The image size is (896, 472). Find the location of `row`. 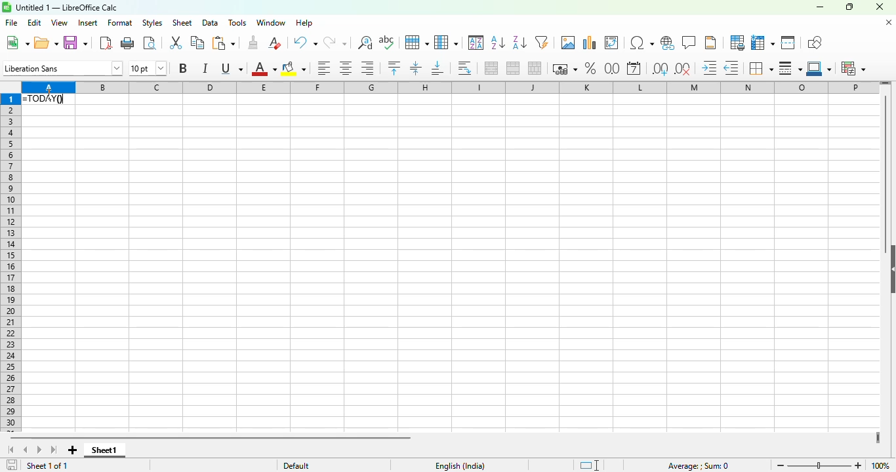

row is located at coordinates (416, 43).